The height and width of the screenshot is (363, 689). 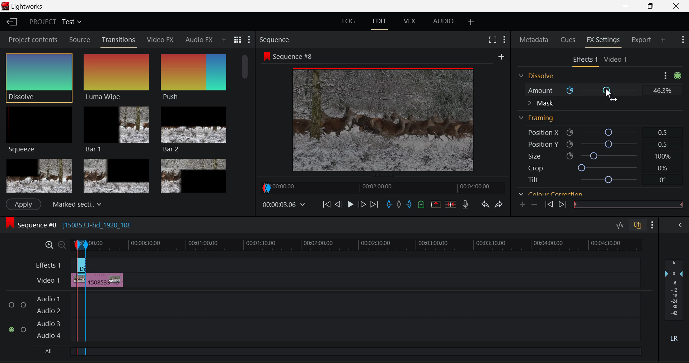 What do you see at coordinates (348, 23) in the screenshot?
I see `LOG Layout` at bounding box center [348, 23].